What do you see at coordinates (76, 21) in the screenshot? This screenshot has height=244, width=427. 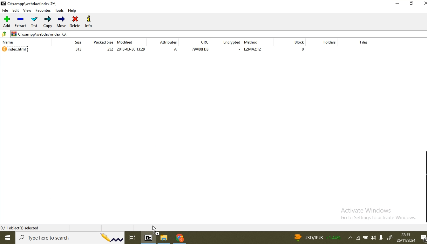 I see `delete` at bounding box center [76, 21].